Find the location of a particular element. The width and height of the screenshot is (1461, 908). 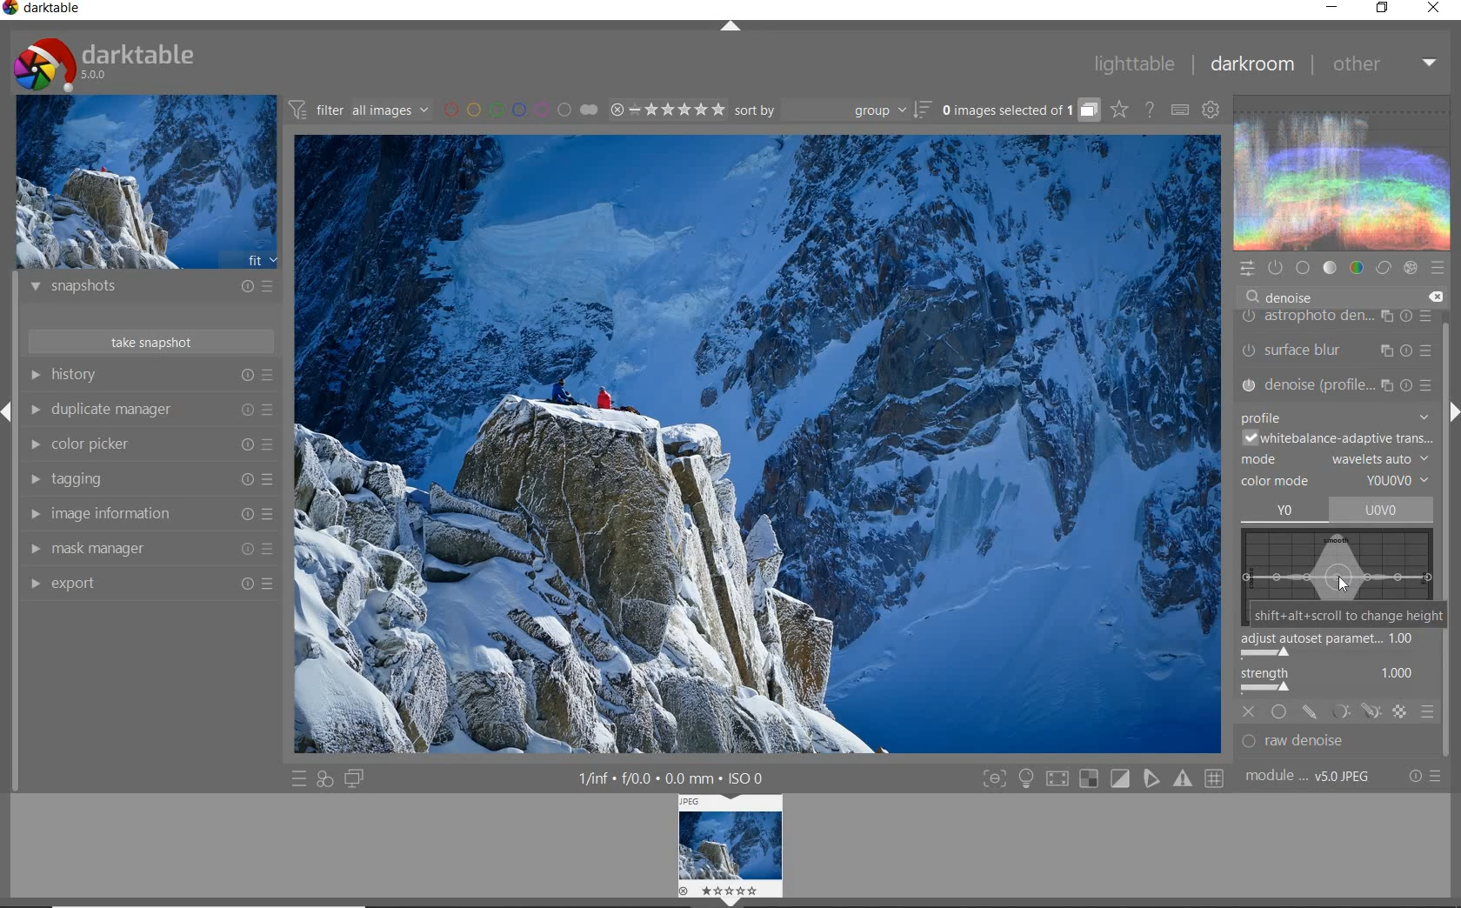

image information is located at coordinates (150, 514).